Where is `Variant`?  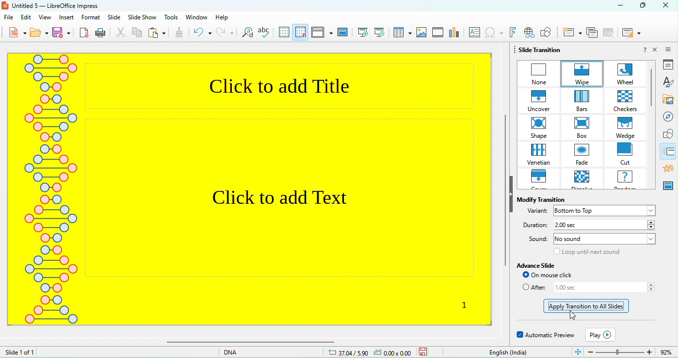
Variant is located at coordinates (536, 210).